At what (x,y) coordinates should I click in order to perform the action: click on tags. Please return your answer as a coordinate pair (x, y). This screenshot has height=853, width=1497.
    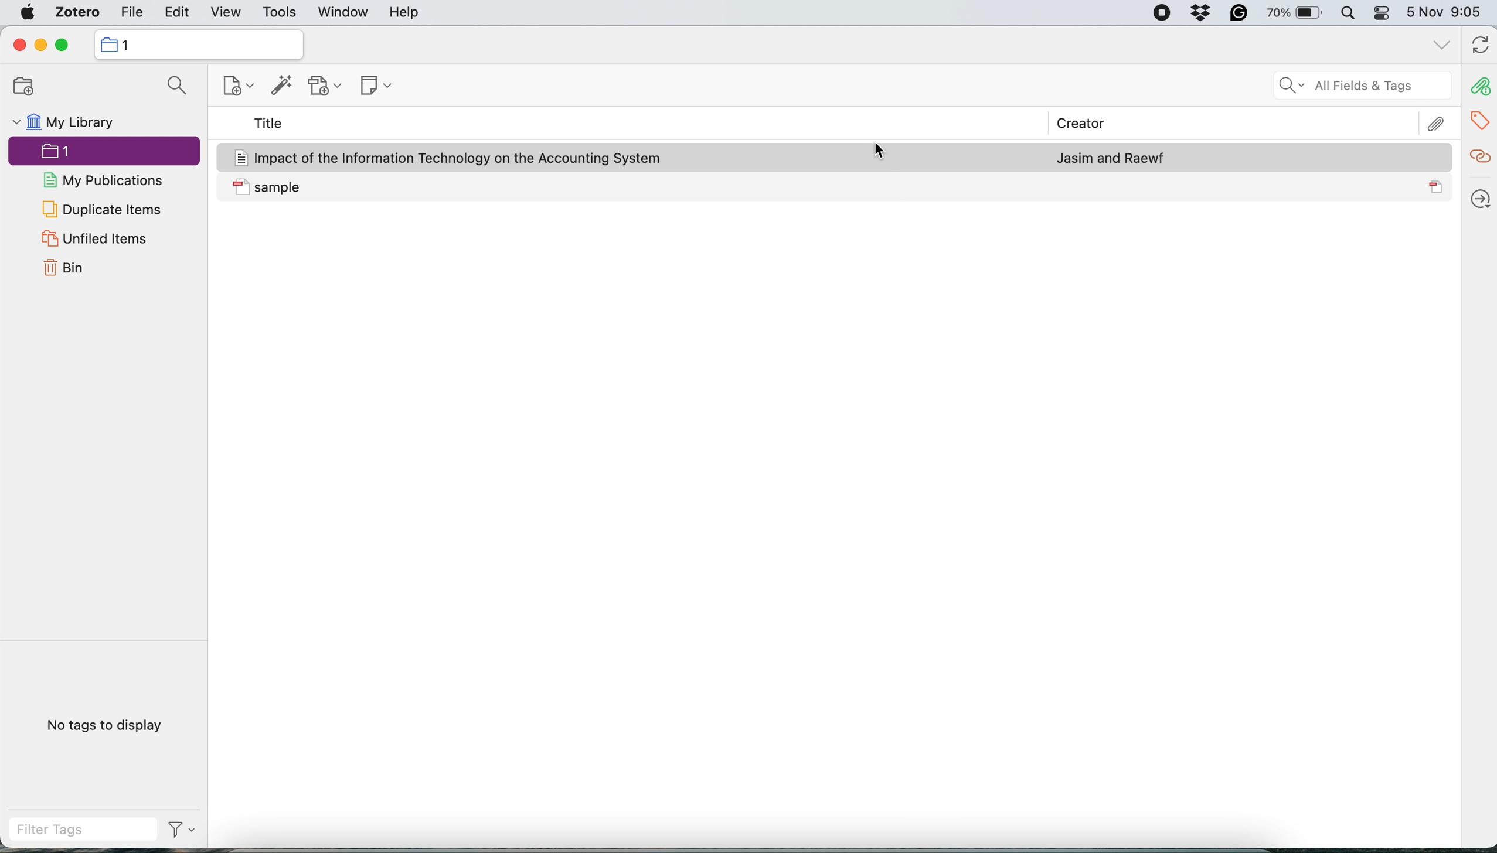
    Looking at the image, I should click on (1482, 118).